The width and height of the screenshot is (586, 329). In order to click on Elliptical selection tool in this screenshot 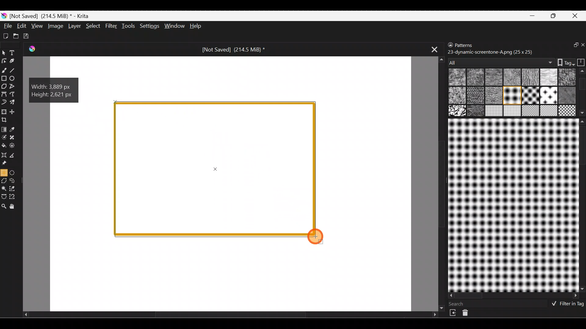, I will do `click(14, 172)`.